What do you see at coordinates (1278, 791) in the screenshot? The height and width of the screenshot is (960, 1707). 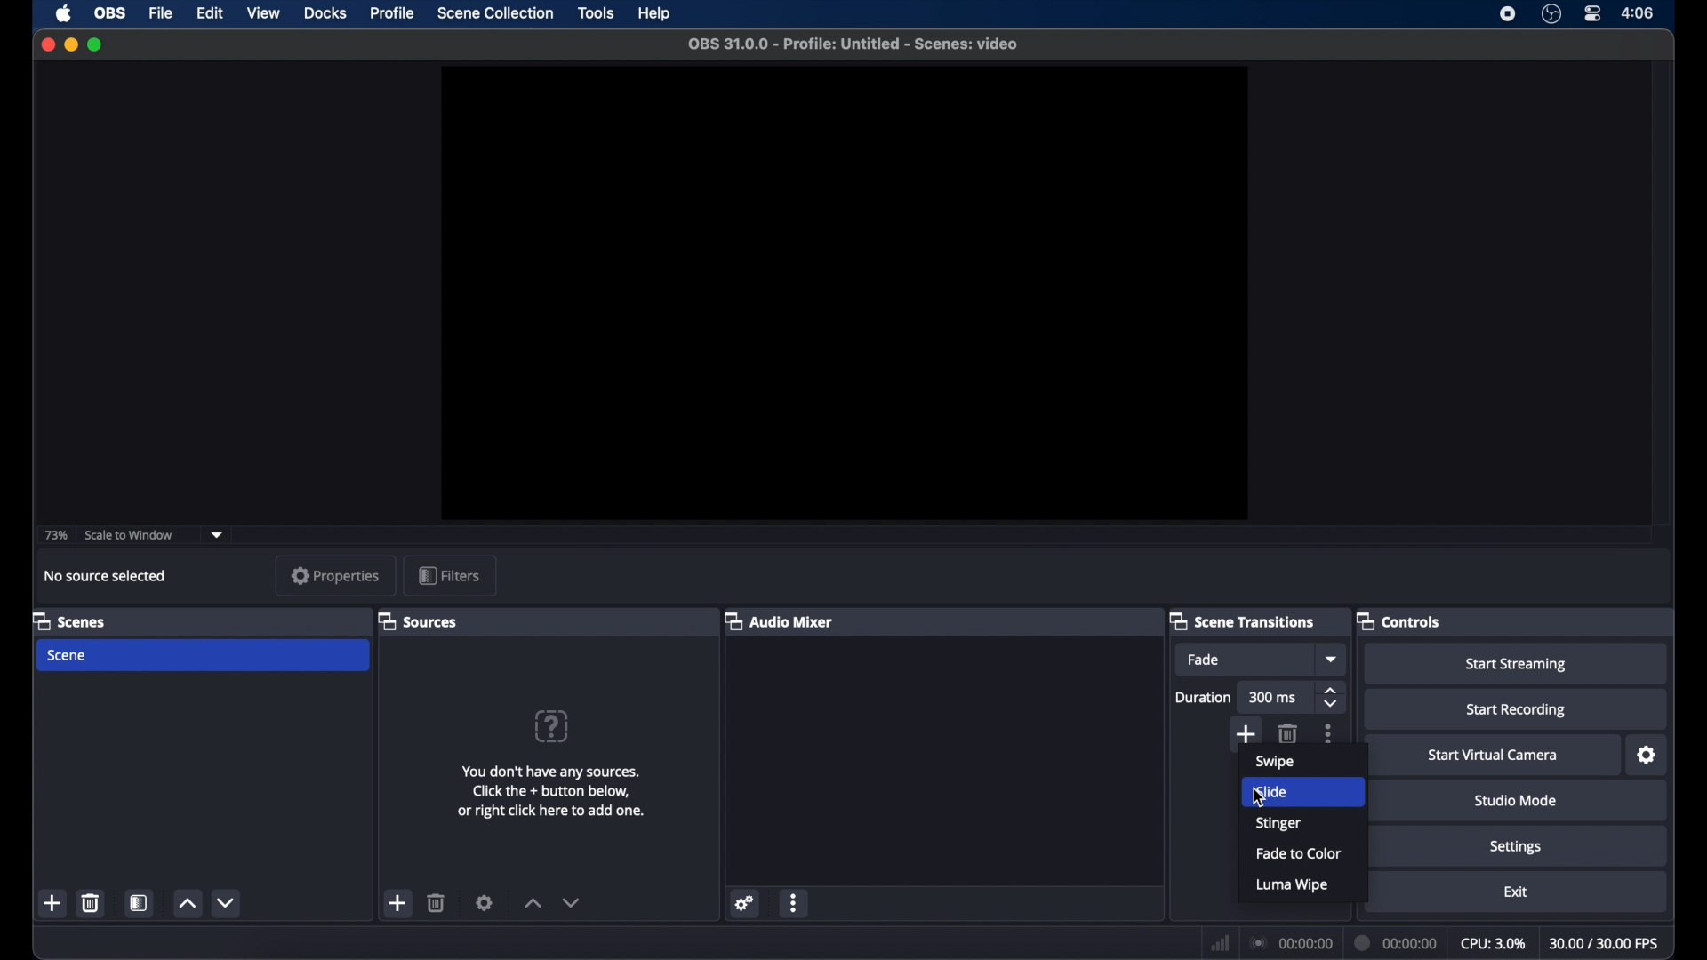 I see `slide` at bounding box center [1278, 791].